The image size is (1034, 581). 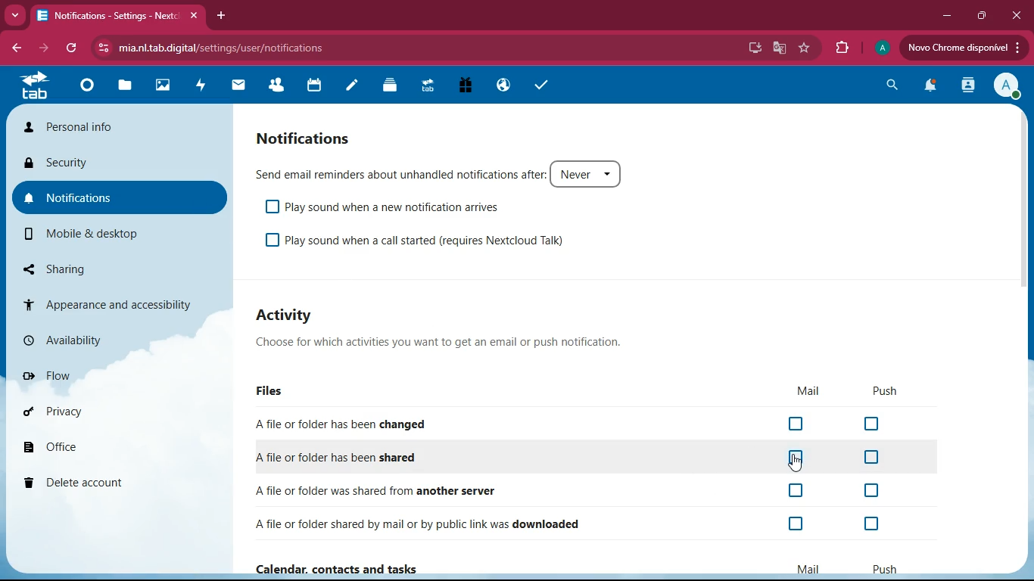 I want to click on off, so click(x=798, y=424).